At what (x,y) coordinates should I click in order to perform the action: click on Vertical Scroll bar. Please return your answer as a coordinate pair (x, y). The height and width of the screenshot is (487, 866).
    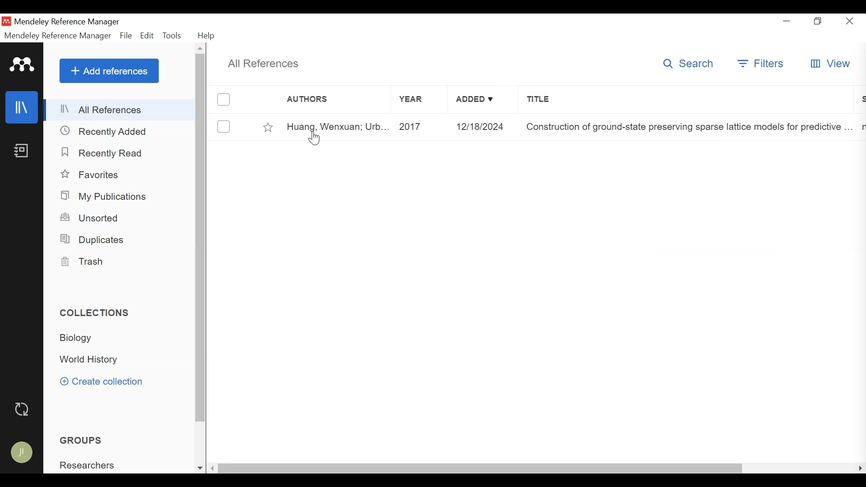
    Looking at the image, I should click on (200, 238).